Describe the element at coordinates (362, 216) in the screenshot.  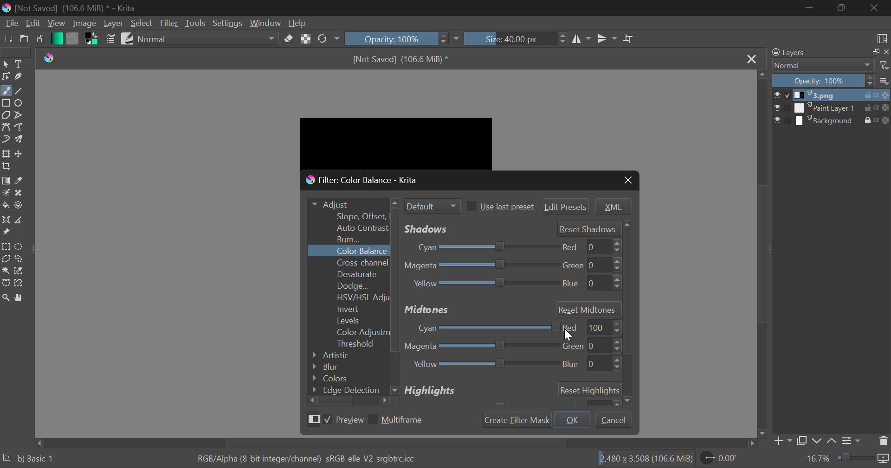
I see `Slope Offset` at that location.